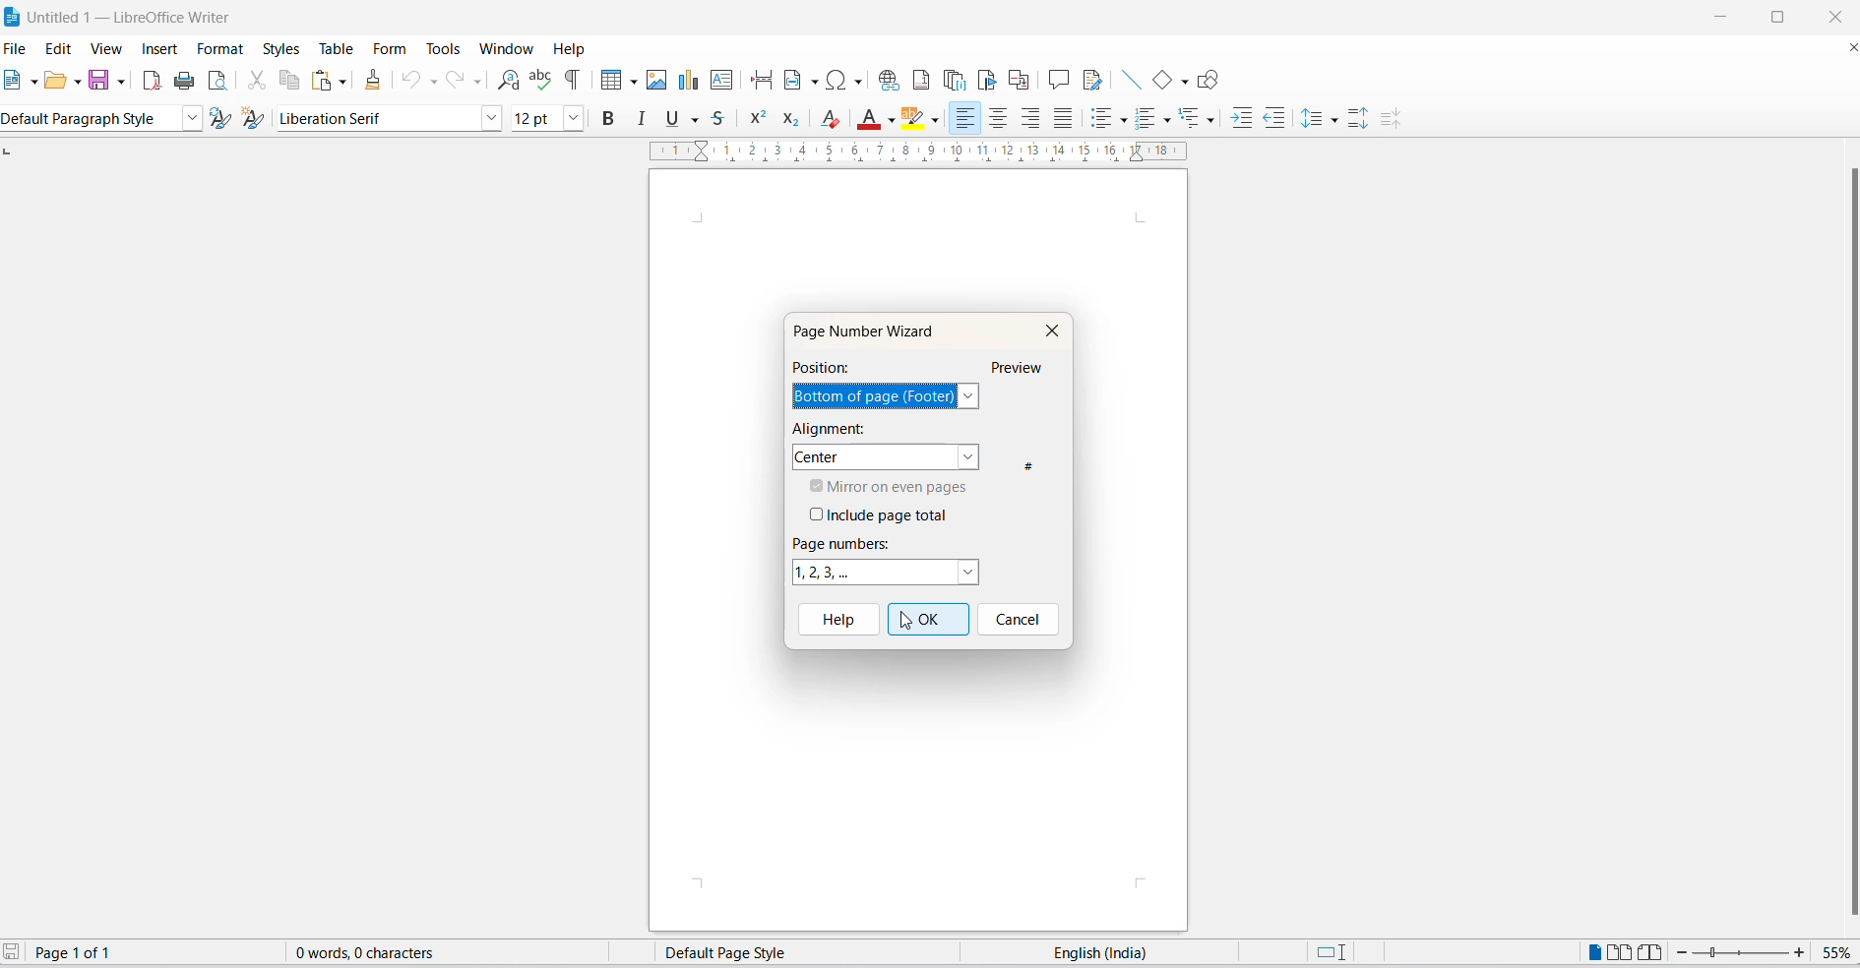 The width and height of the screenshot is (1860, 968). Describe the element at coordinates (893, 120) in the screenshot. I see `fill color options` at that location.